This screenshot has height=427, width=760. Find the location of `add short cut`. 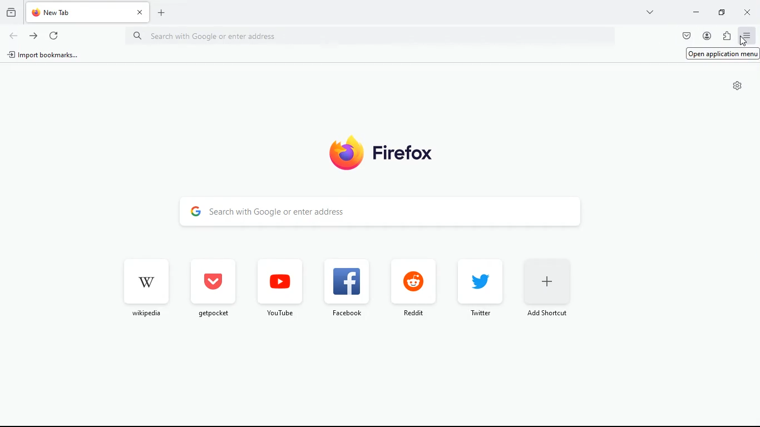

add short cut is located at coordinates (547, 291).